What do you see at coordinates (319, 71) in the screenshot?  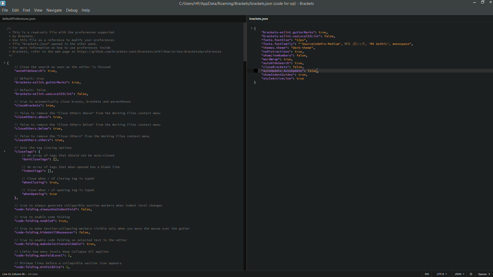 I see `cursor` at bounding box center [319, 71].